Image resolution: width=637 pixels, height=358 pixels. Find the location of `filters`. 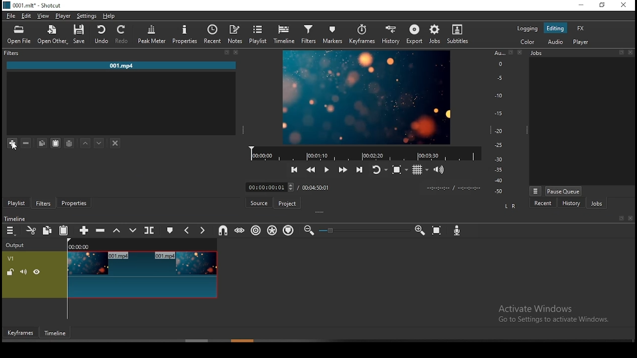

filters is located at coordinates (309, 34).